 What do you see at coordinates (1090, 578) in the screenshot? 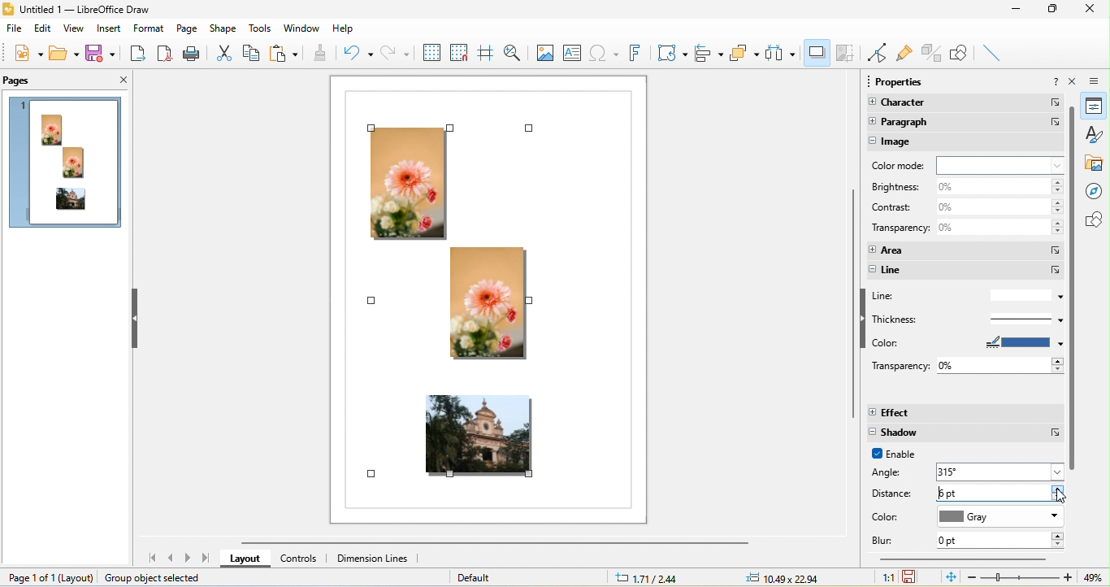
I see `49%` at bounding box center [1090, 578].